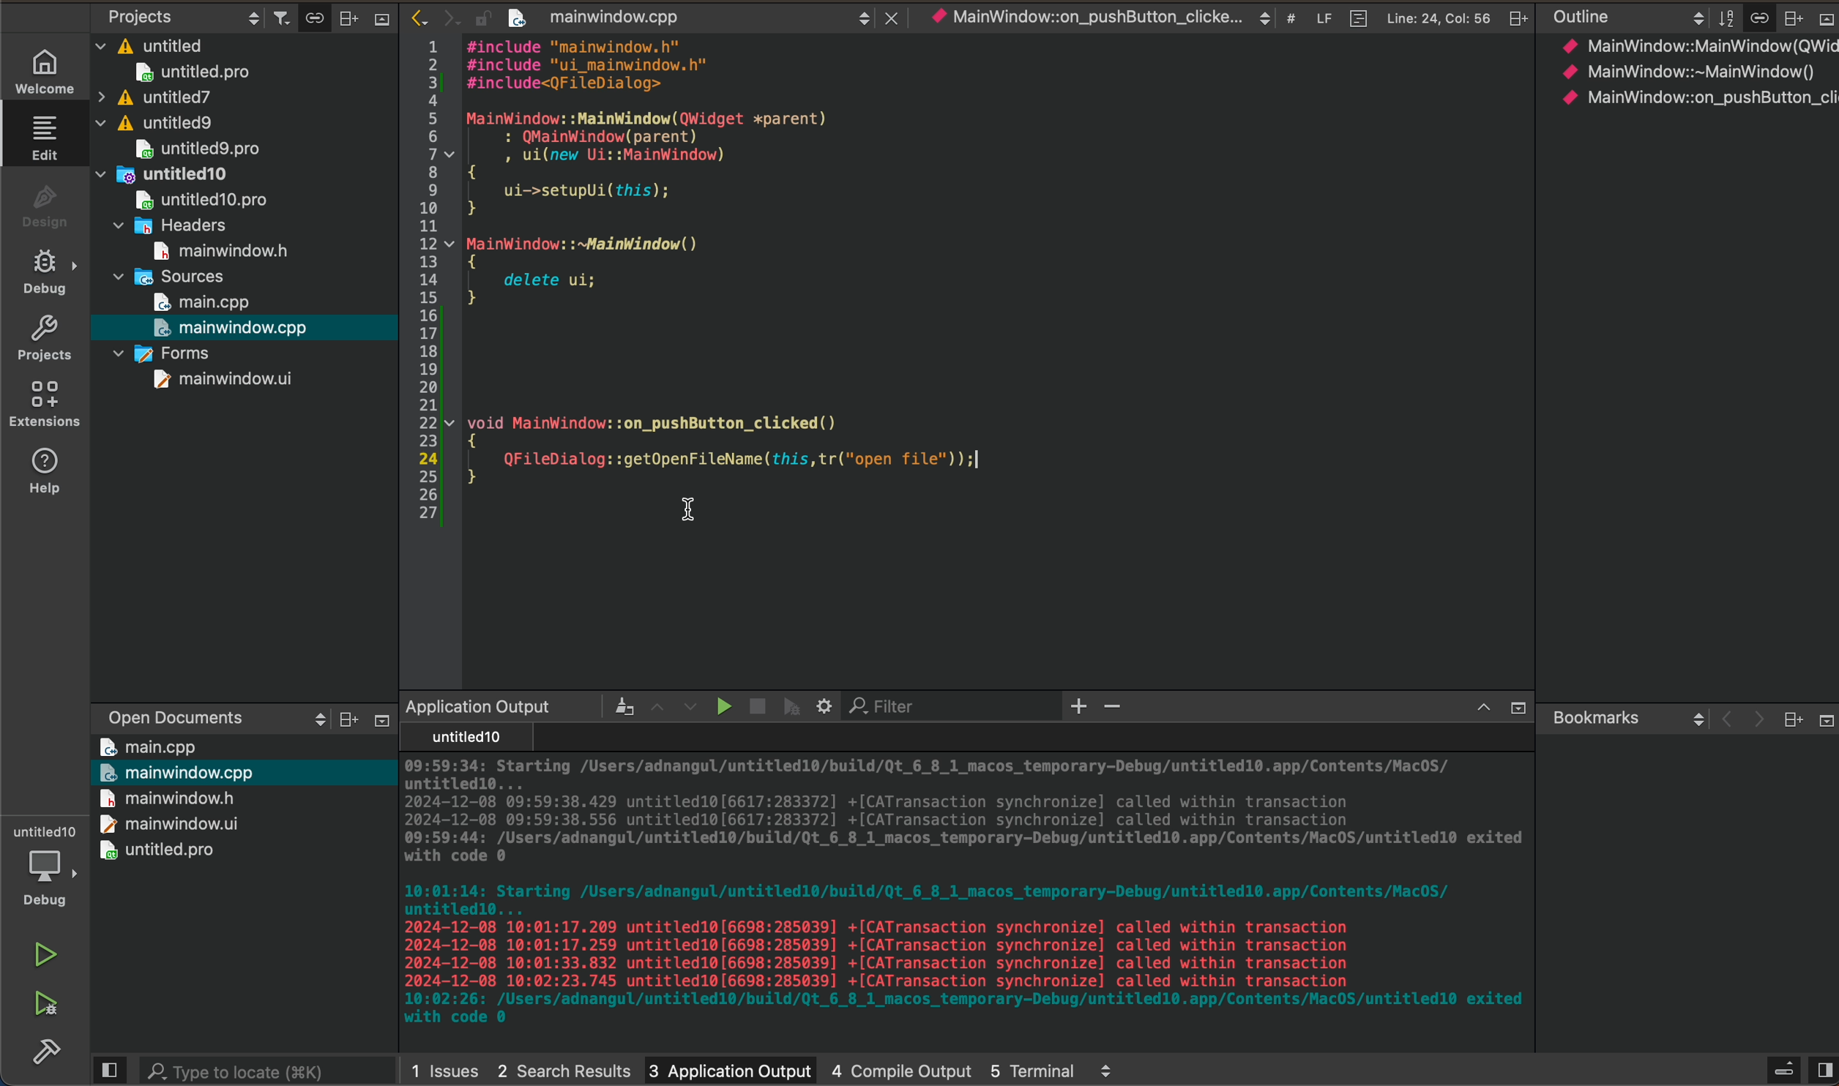 The image size is (1839, 1086). I want to click on cursor, so click(688, 512).